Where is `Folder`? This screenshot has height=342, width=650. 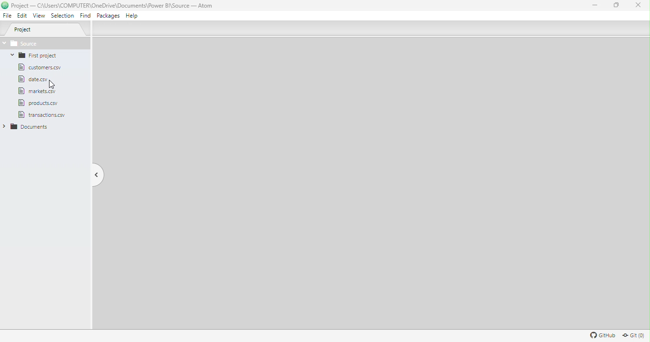 Folder is located at coordinates (38, 55).